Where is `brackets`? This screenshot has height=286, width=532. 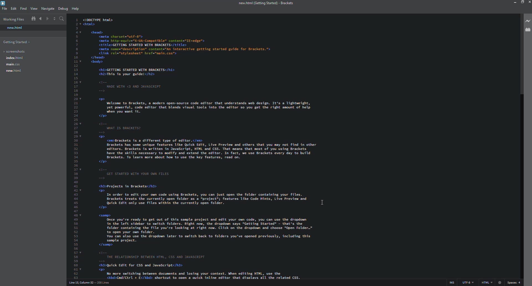
brackets is located at coordinates (265, 4).